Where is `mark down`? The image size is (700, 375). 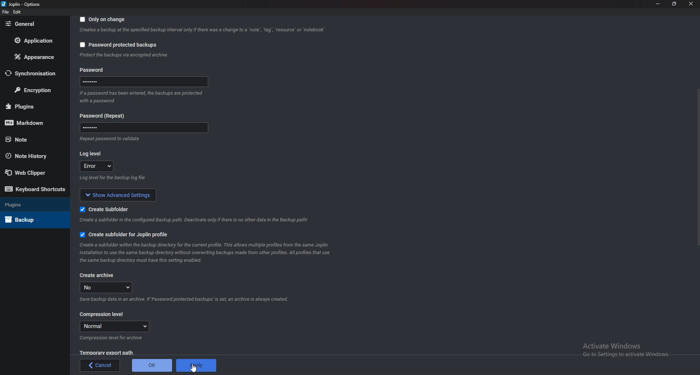
mark down is located at coordinates (30, 123).